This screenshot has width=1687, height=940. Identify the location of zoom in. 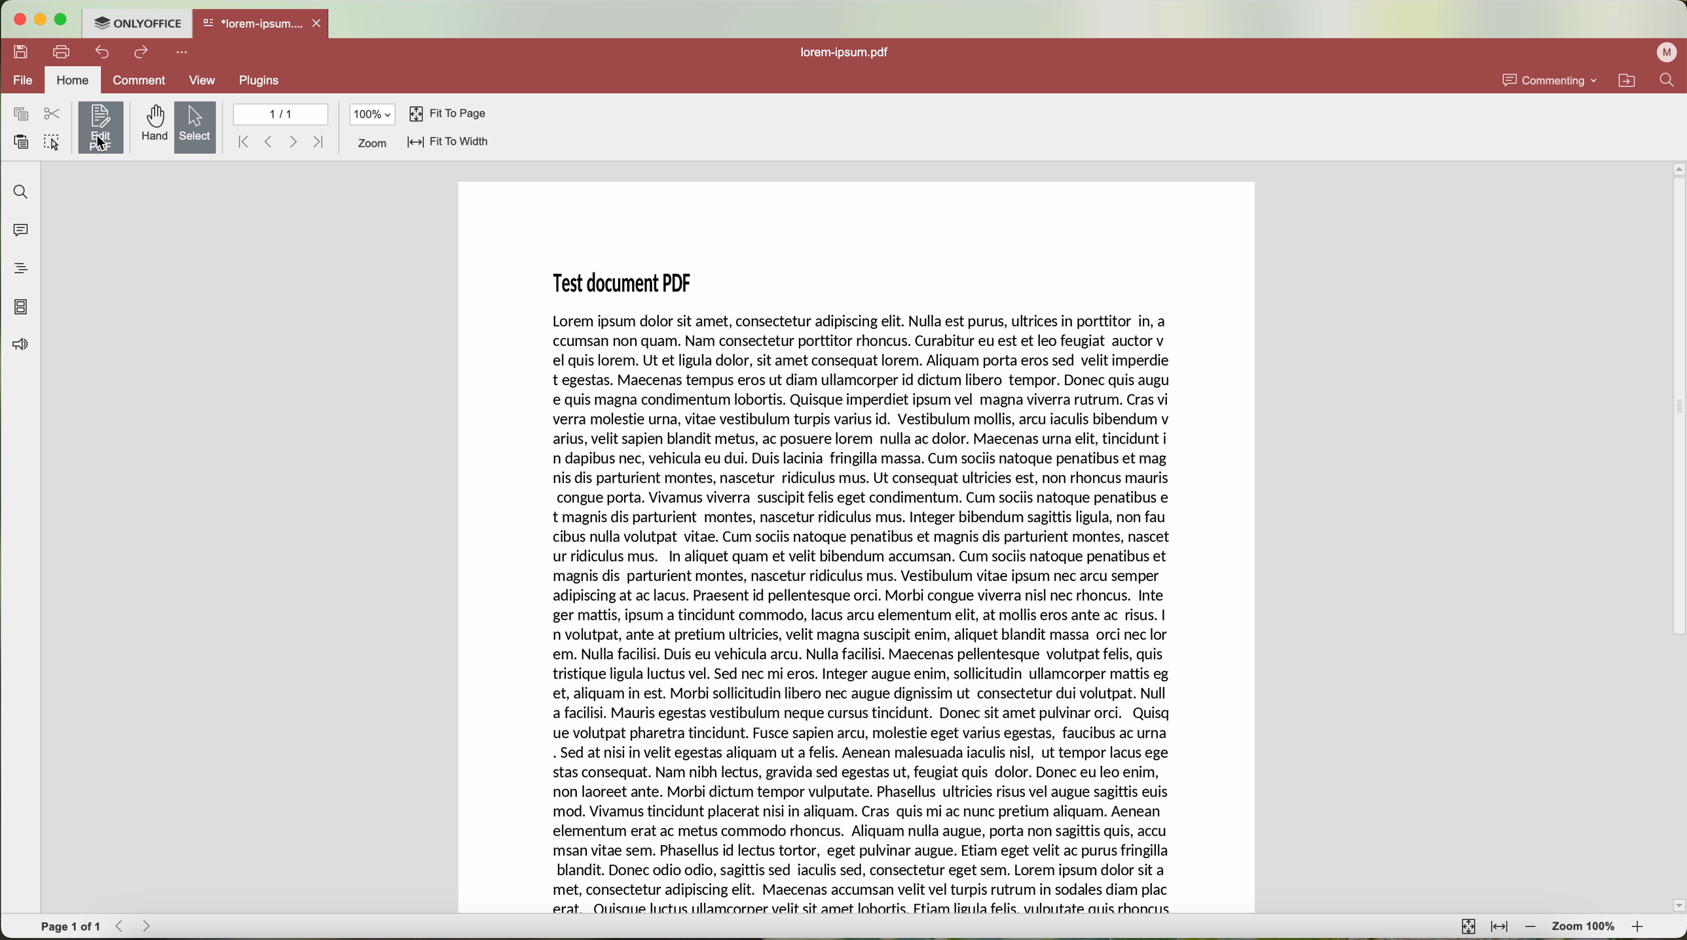
(1641, 928).